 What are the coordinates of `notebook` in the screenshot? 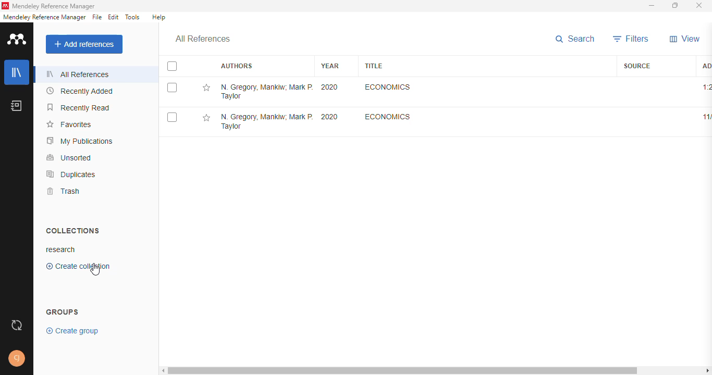 It's located at (17, 105).